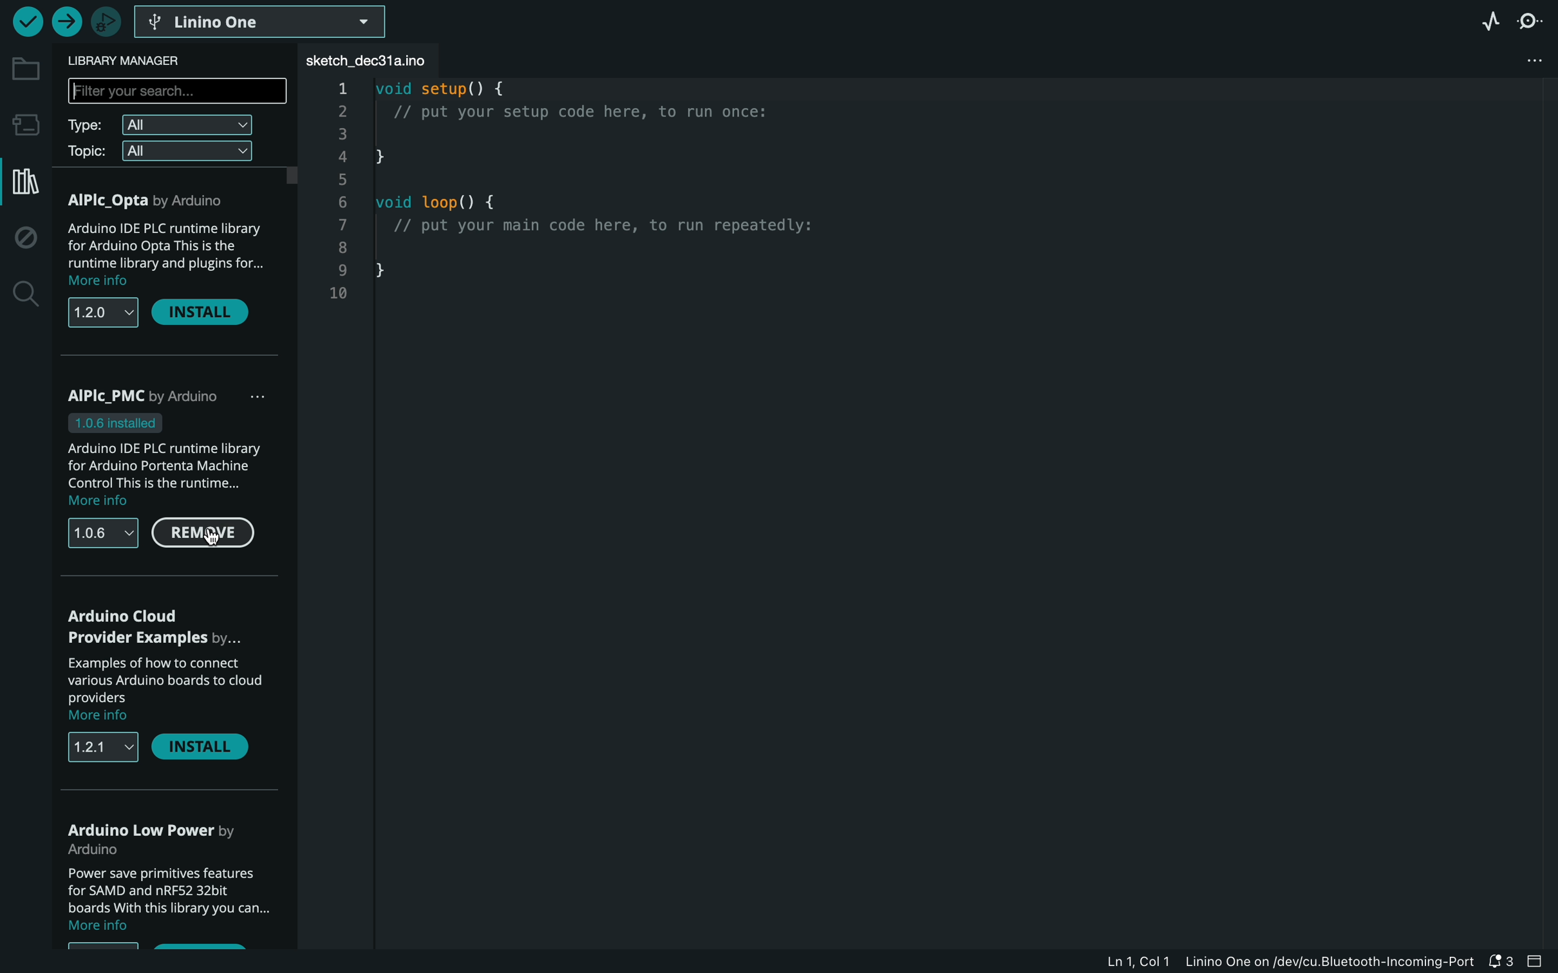 The width and height of the screenshot is (1558, 973). Describe the element at coordinates (167, 687) in the screenshot. I see `description` at that location.